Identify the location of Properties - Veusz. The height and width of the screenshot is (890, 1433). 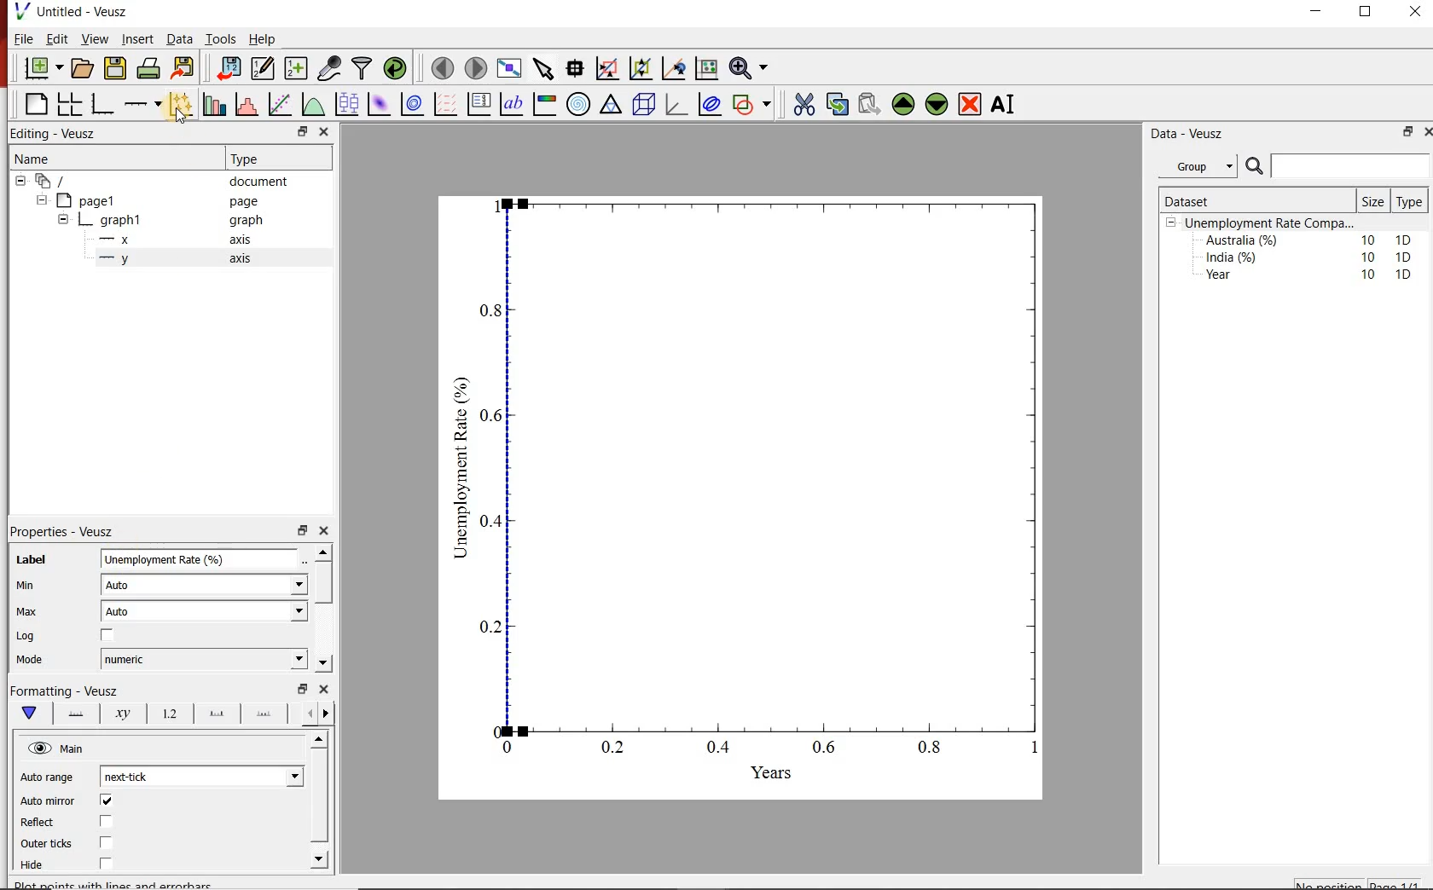
(65, 533).